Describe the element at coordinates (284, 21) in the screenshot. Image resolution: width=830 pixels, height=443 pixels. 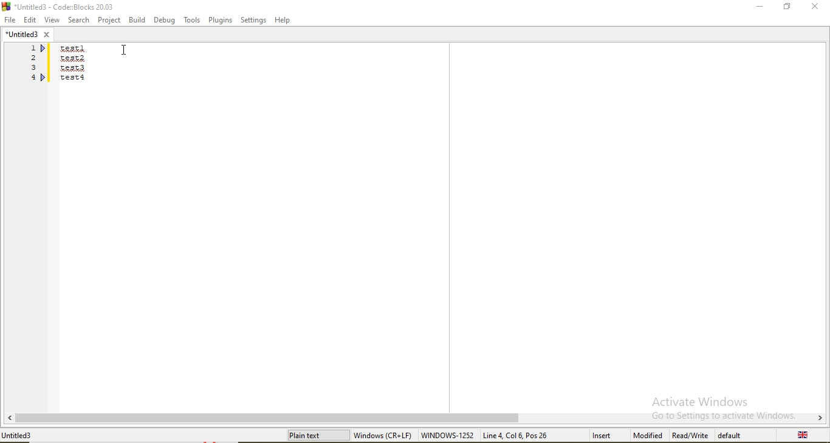
I see `Help` at that location.